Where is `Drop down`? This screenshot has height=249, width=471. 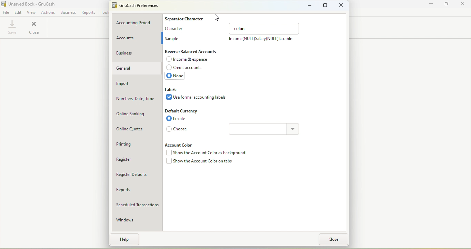 Drop down is located at coordinates (292, 129).